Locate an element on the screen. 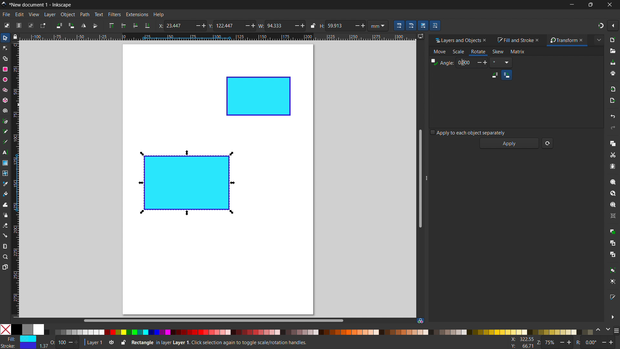  when  locked change height and width proportionally  is located at coordinates (313, 26).